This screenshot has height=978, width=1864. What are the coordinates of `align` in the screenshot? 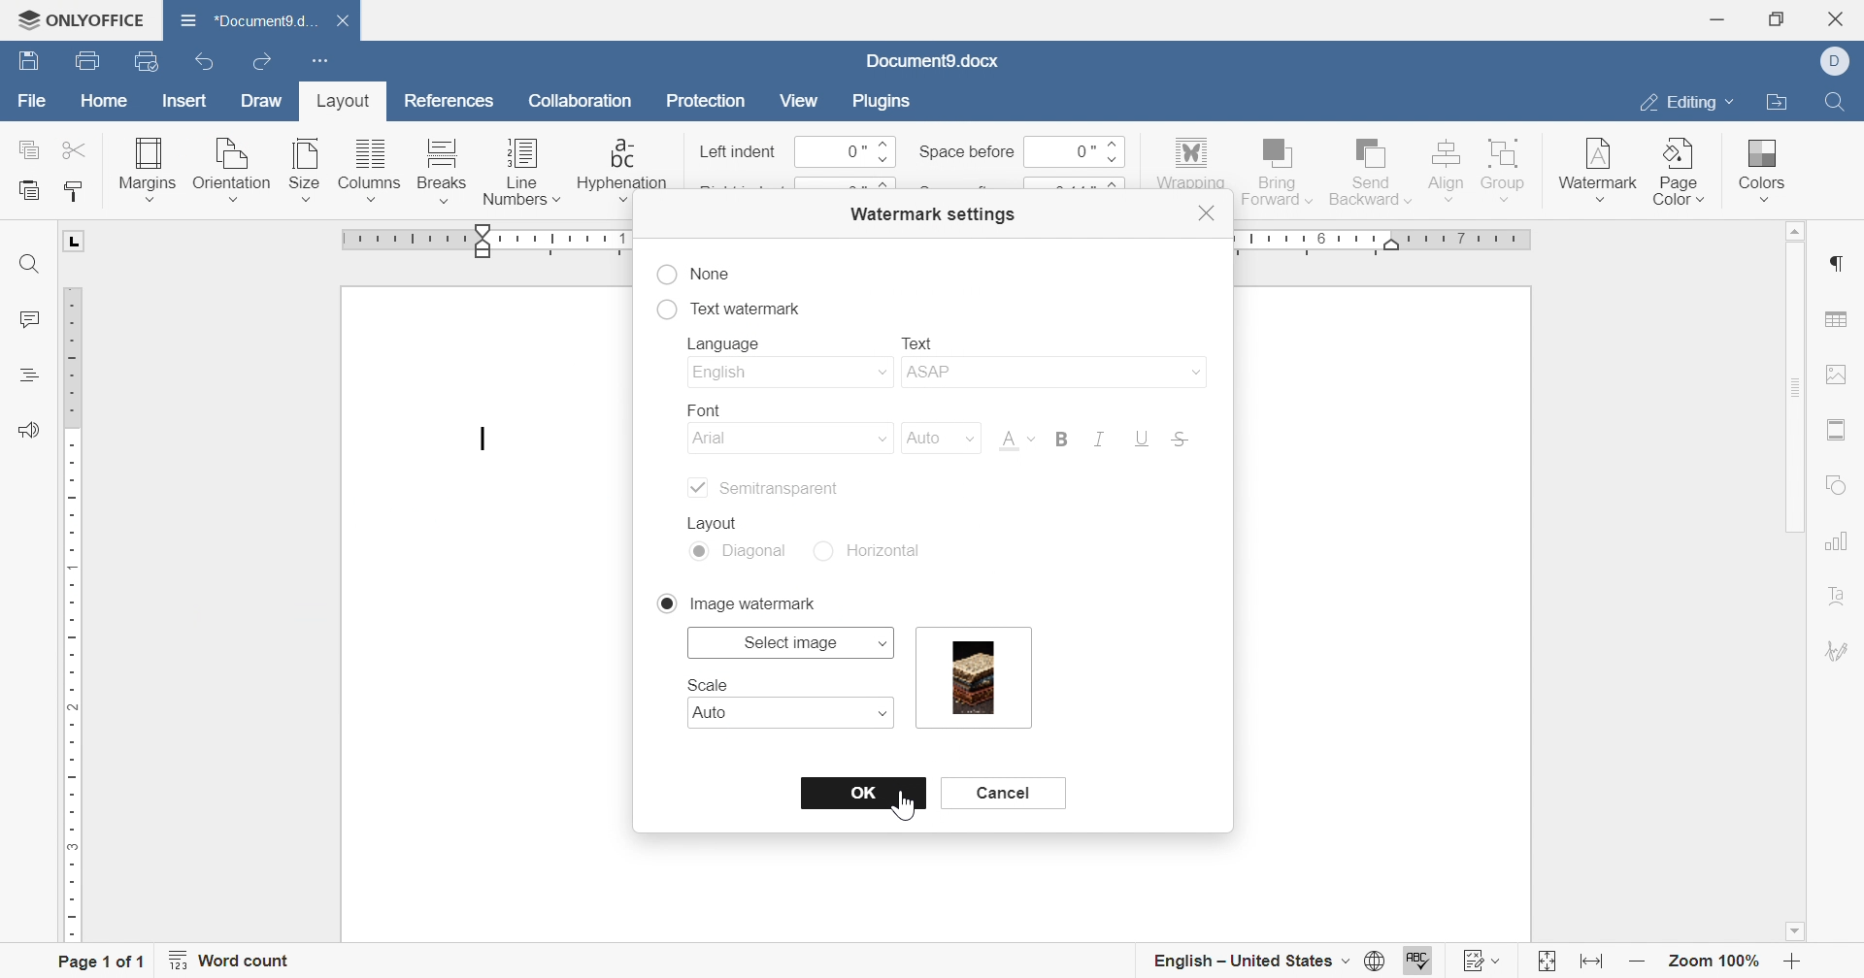 It's located at (1445, 168).